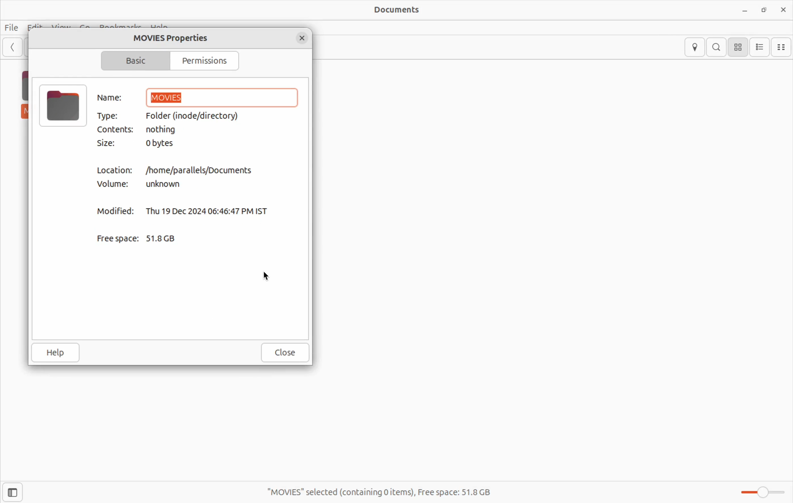 Image resolution: width=793 pixels, height=503 pixels. What do you see at coordinates (398, 10) in the screenshot?
I see `documents` at bounding box center [398, 10].